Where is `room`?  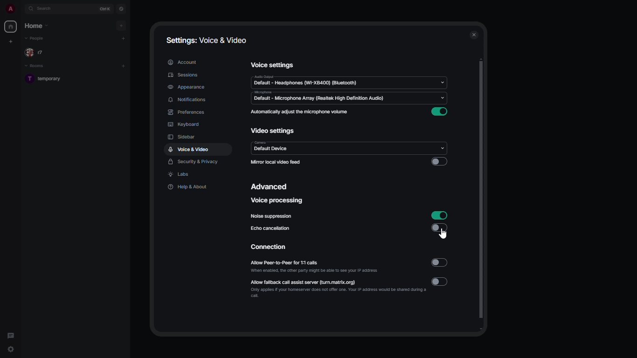 room is located at coordinates (46, 79).